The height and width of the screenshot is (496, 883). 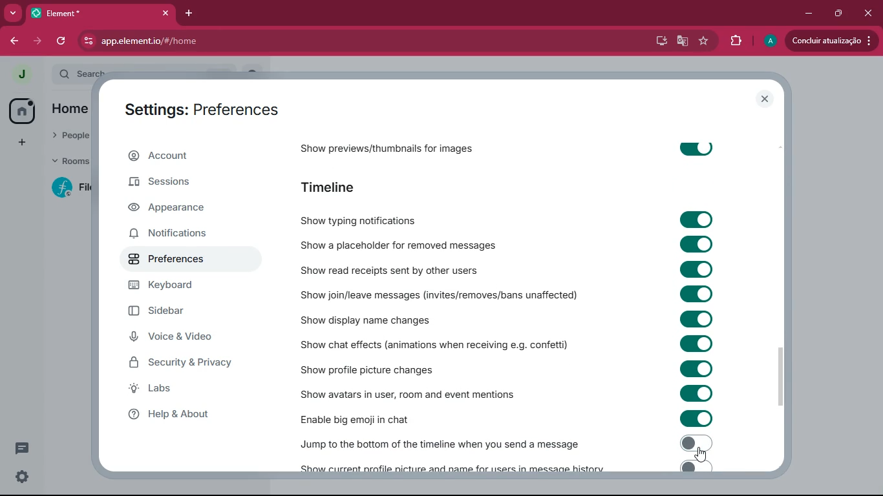 What do you see at coordinates (182, 258) in the screenshot?
I see `preferences` at bounding box center [182, 258].